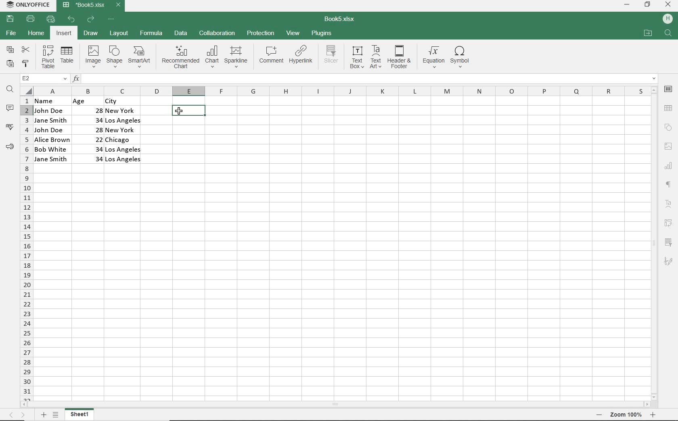 This screenshot has width=678, height=421. Describe the element at coordinates (123, 101) in the screenshot. I see `CITY` at that location.